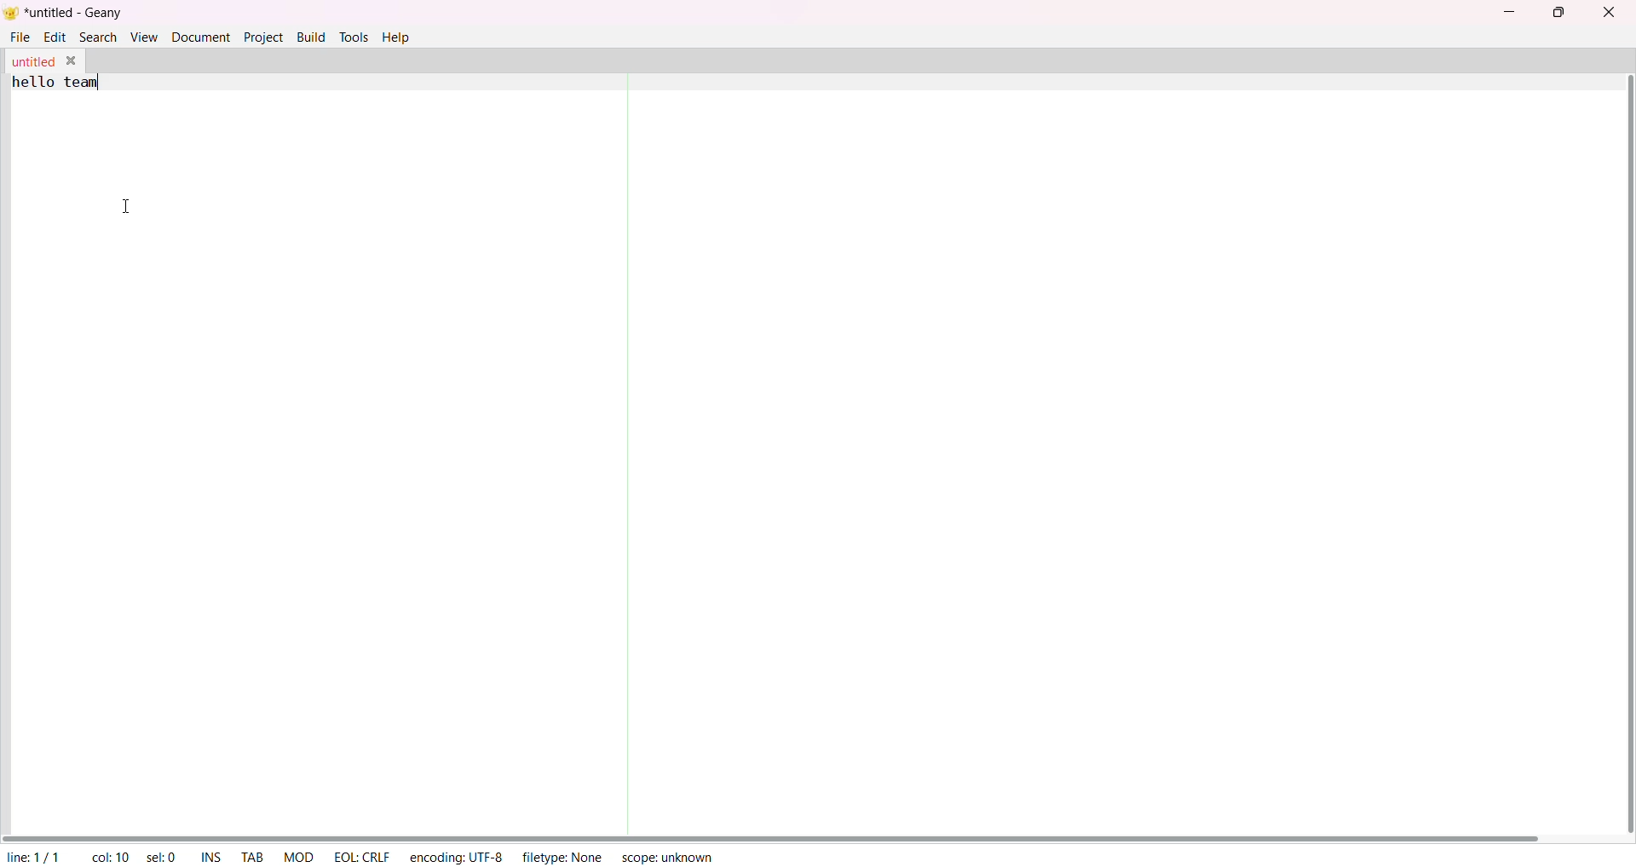  What do you see at coordinates (110, 856) in the screenshot?
I see `column: 10` at bounding box center [110, 856].